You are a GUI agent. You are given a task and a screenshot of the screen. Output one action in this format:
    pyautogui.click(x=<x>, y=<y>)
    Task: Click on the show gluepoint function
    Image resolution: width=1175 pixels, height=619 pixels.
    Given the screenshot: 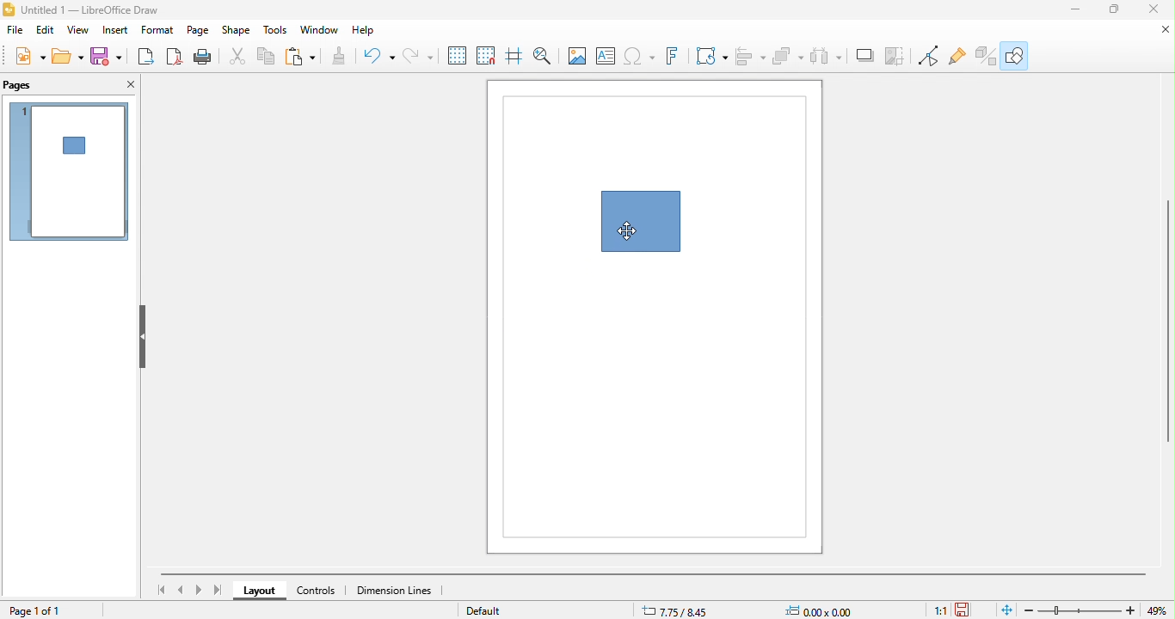 What is the action you would take?
    pyautogui.click(x=956, y=57)
    